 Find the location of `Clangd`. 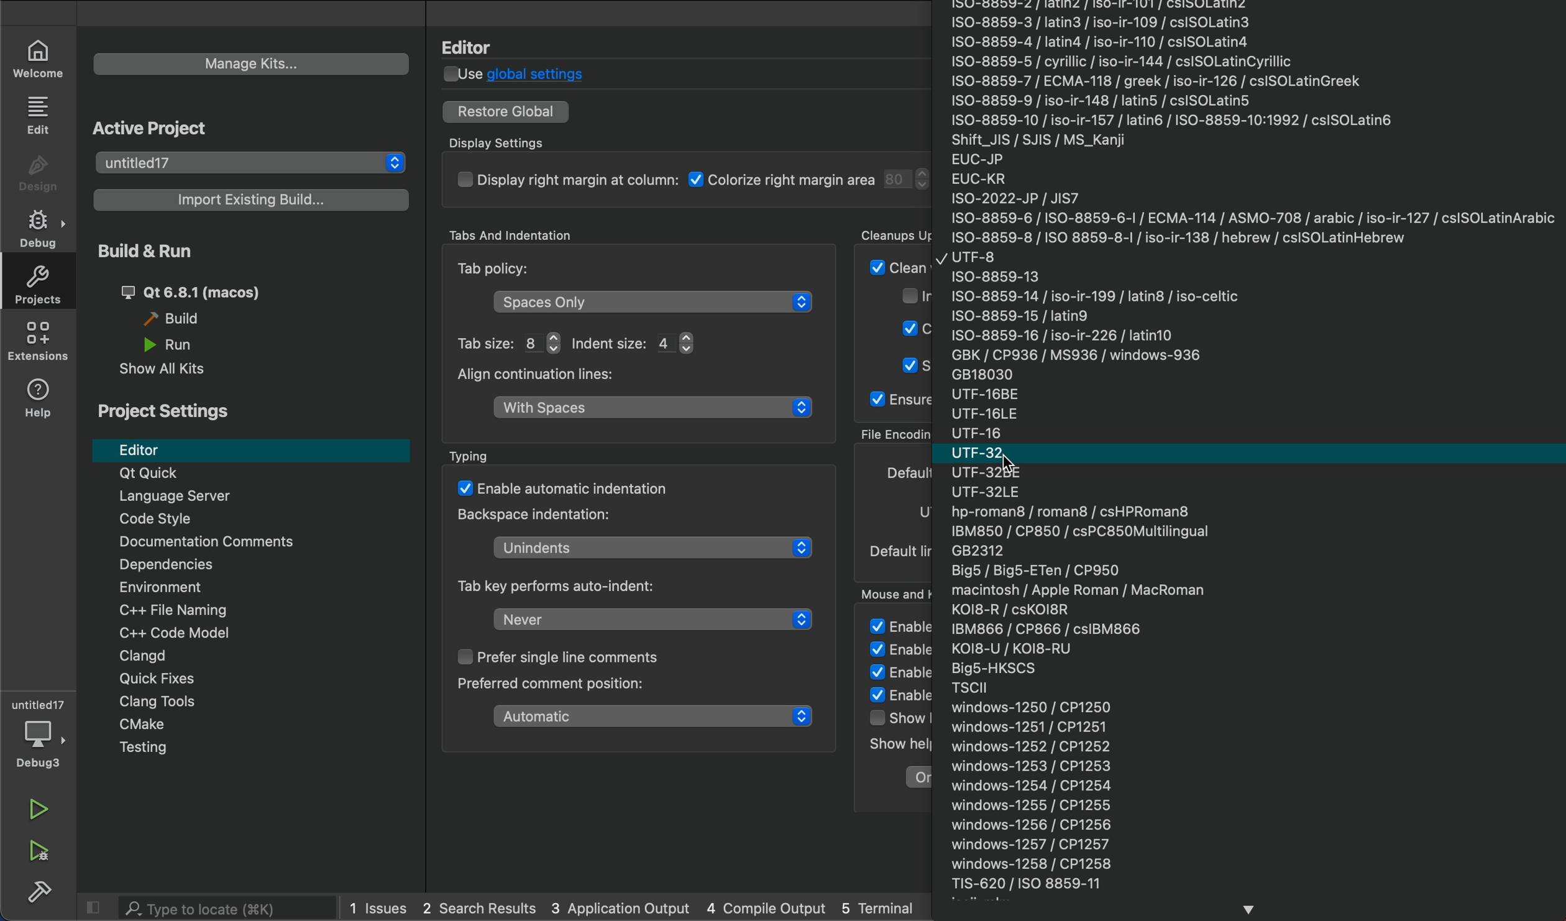

Clangd is located at coordinates (237, 656).